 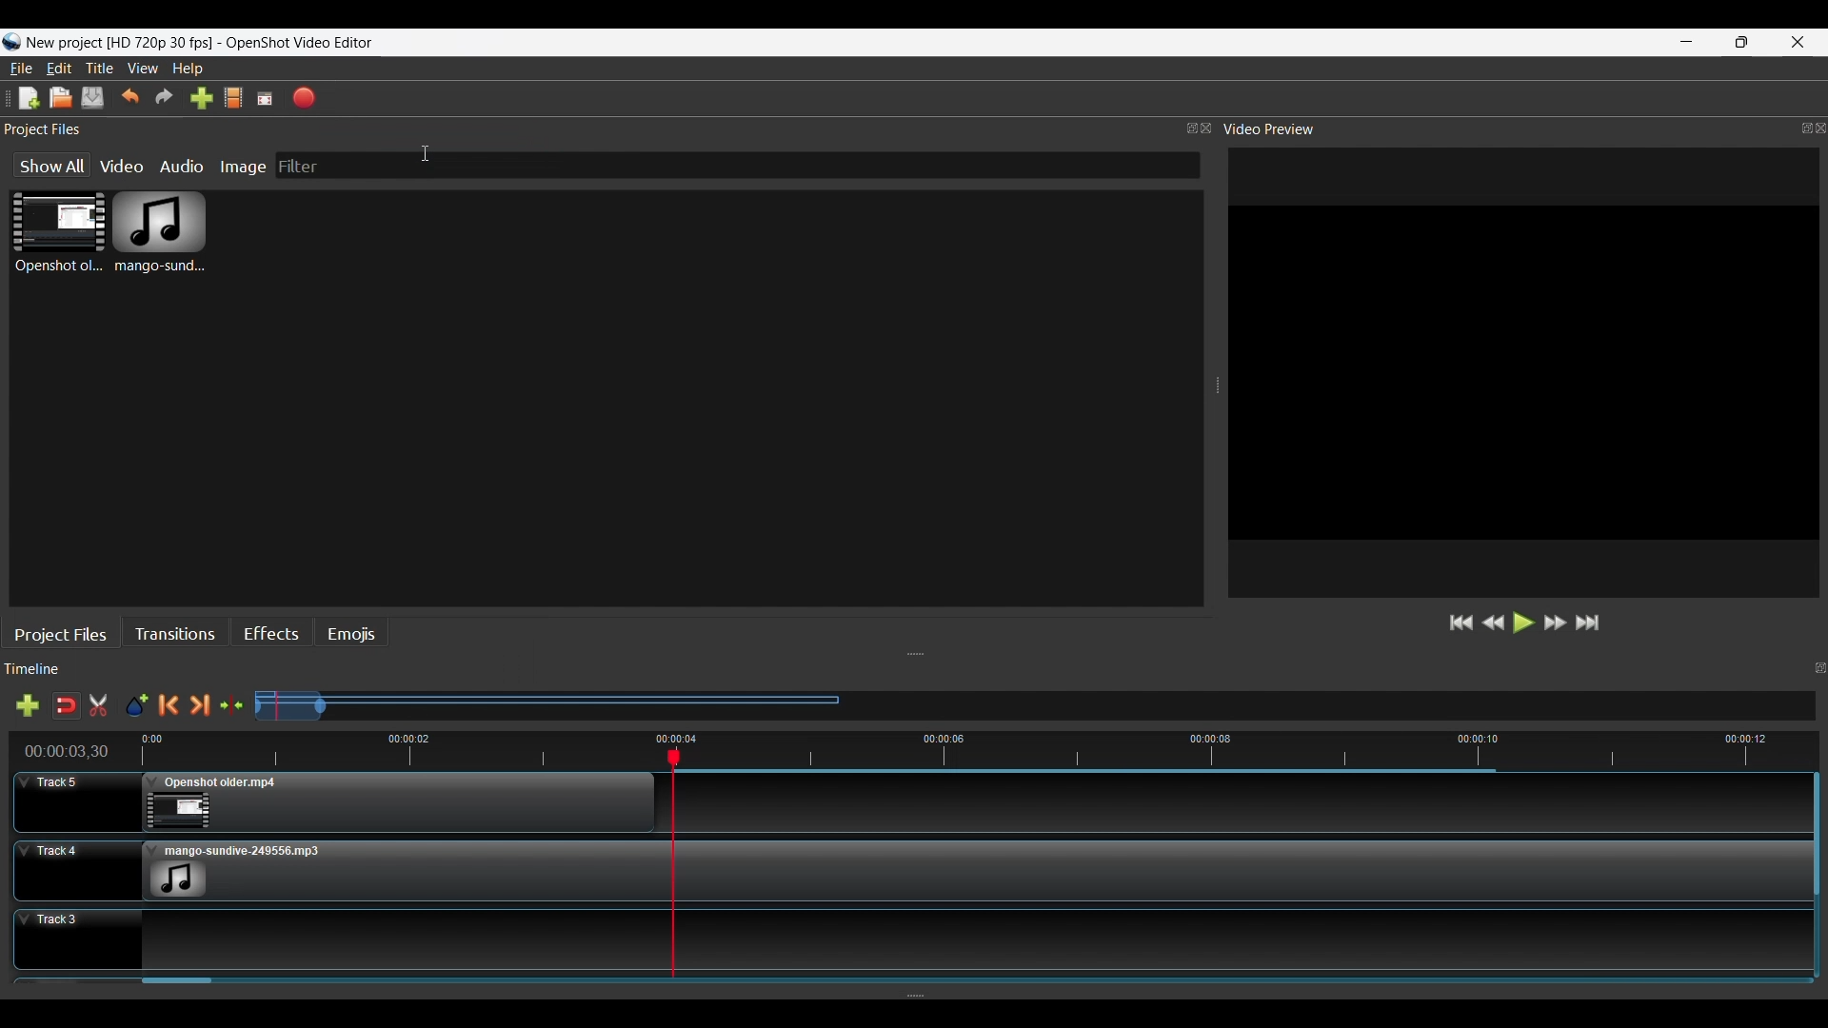 I want to click on Previous Marker, so click(x=169, y=702).